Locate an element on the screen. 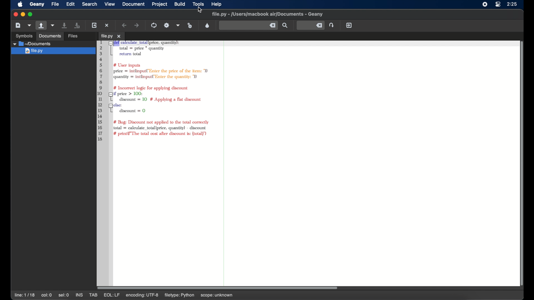 This screenshot has height=300, width=534. navigate backward a location is located at coordinates (125, 25).